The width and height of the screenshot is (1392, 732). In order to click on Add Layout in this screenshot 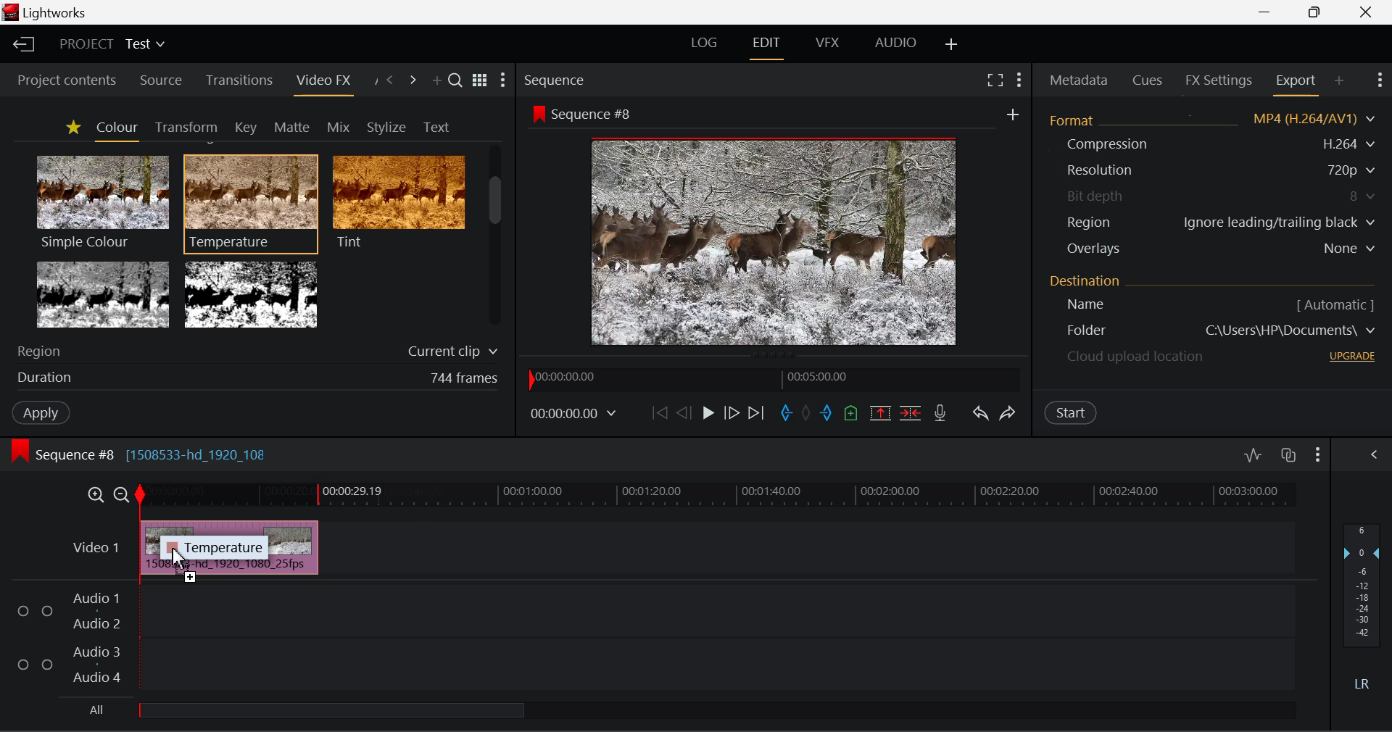, I will do `click(951, 44)`.